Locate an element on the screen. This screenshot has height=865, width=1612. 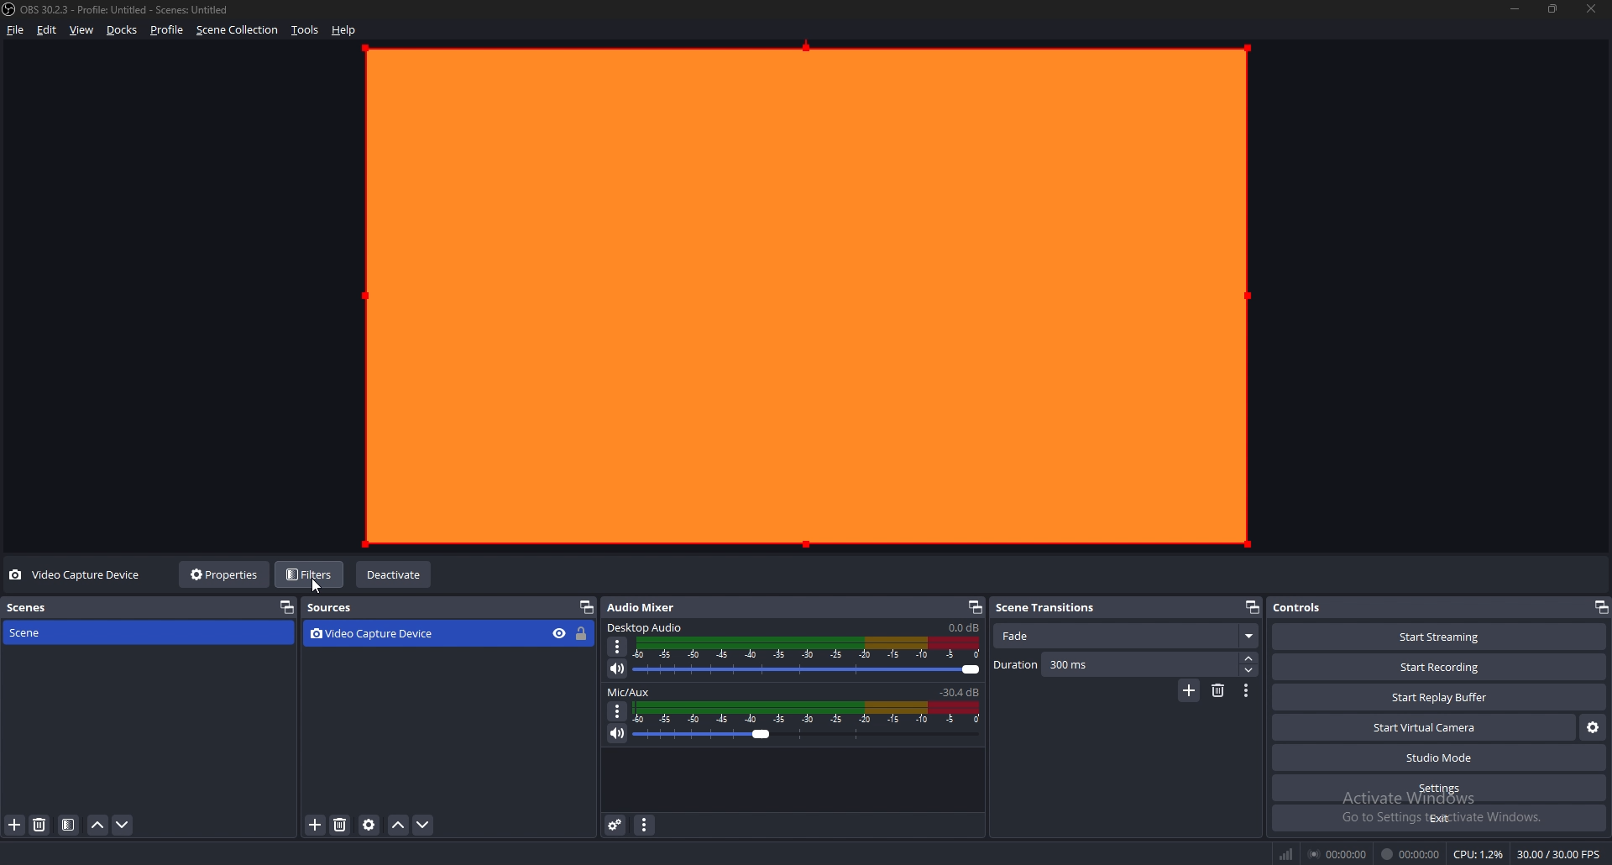
pop out is located at coordinates (285, 608).